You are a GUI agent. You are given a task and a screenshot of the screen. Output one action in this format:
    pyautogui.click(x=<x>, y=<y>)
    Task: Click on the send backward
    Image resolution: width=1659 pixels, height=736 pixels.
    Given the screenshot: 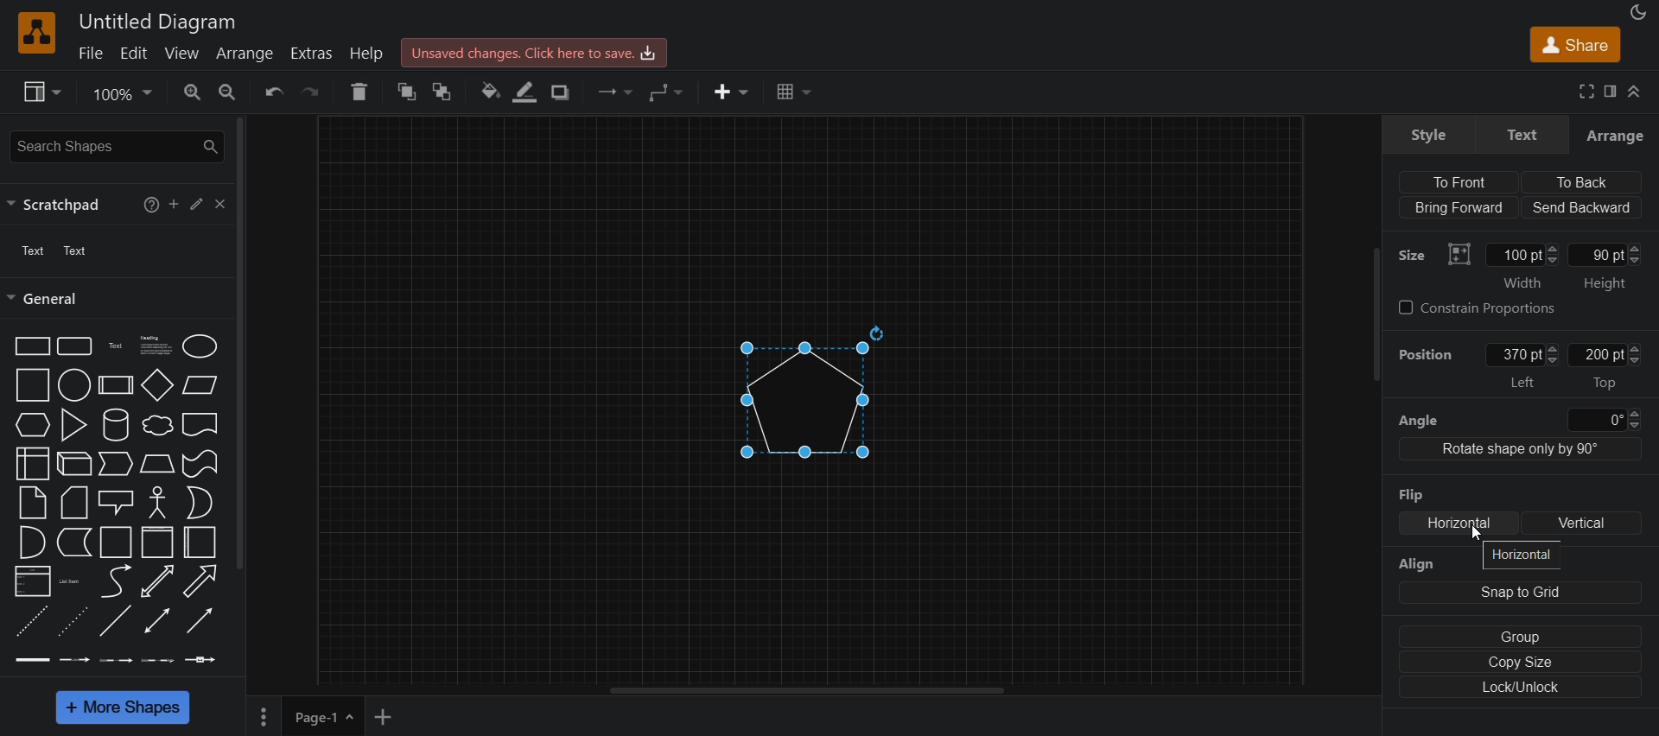 What is the action you would take?
    pyautogui.click(x=1580, y=207)
    